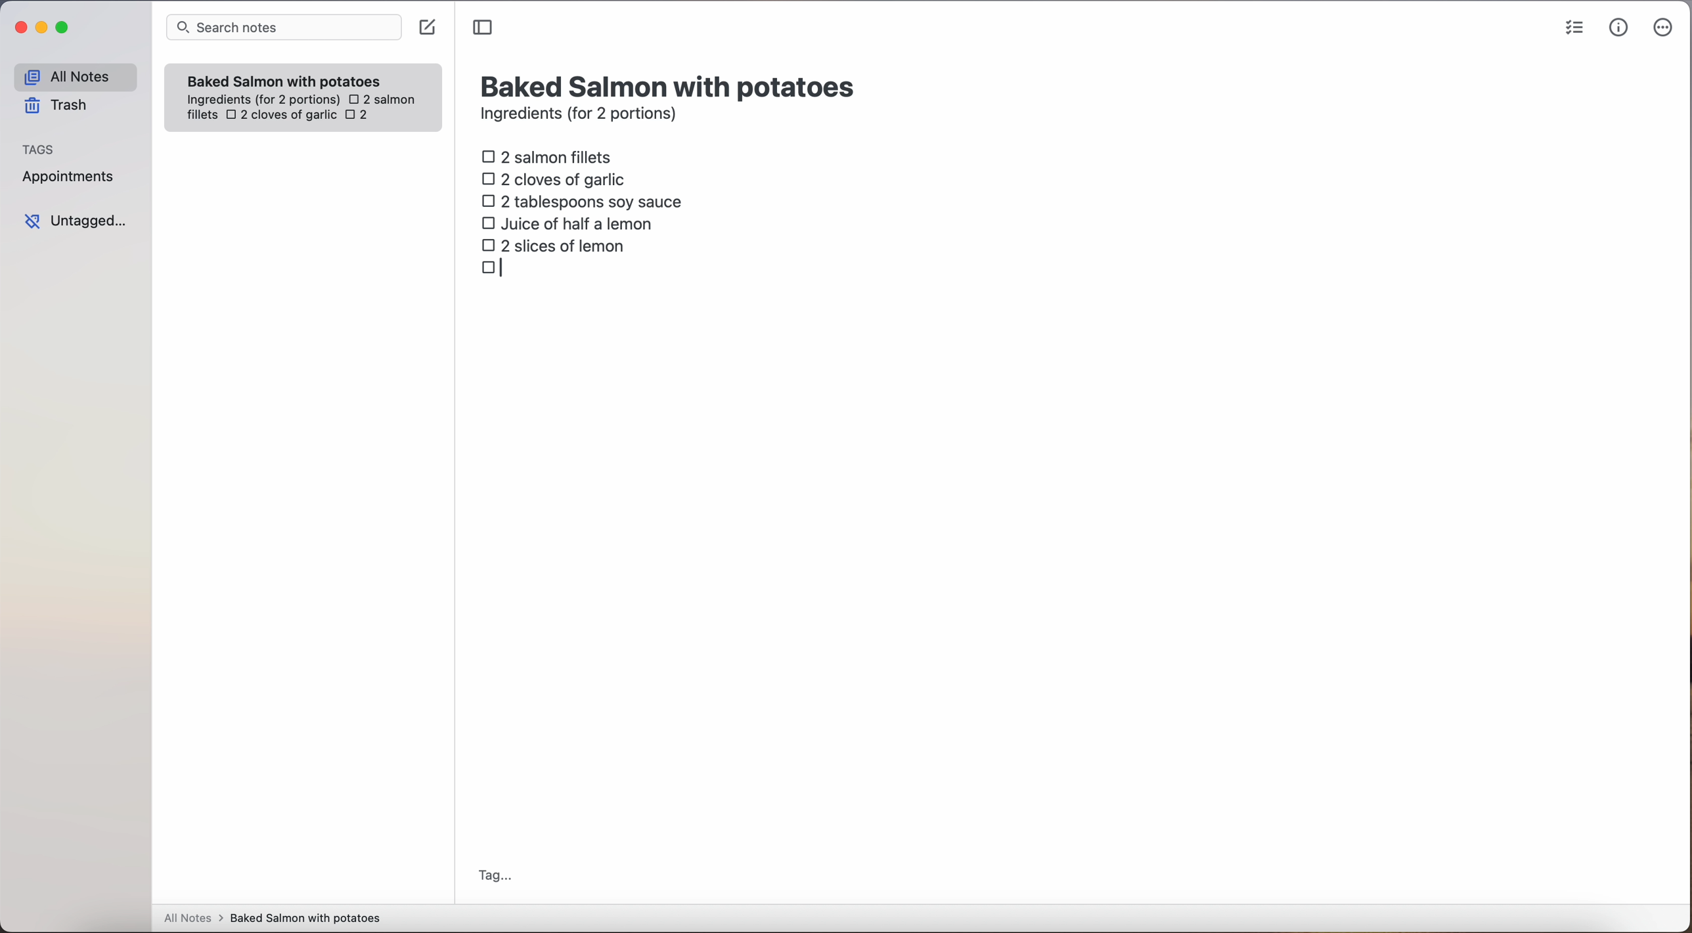  What do you see at coordinates (1619, 27) in the screenshot?
I see `metrics` at bounding box center [1619, 27].